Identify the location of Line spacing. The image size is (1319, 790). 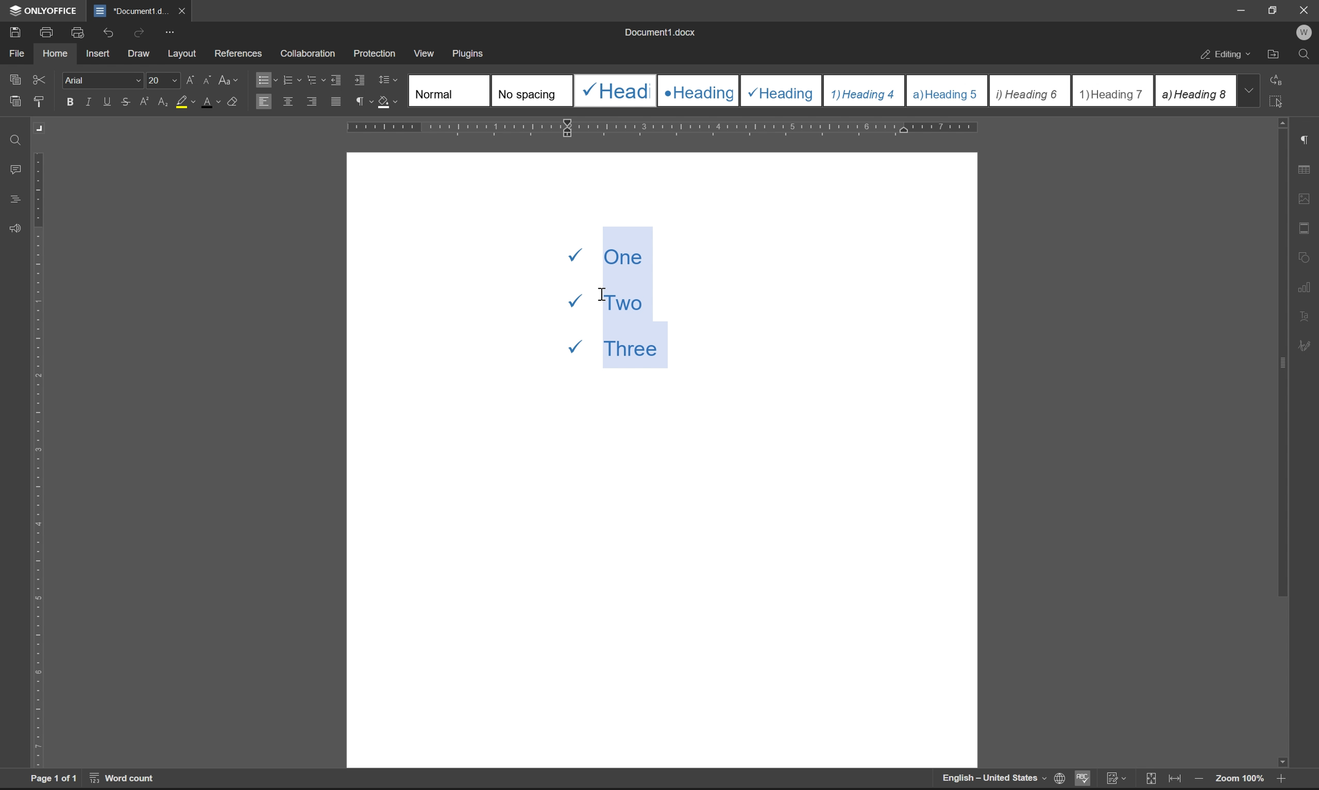
(392, 80).